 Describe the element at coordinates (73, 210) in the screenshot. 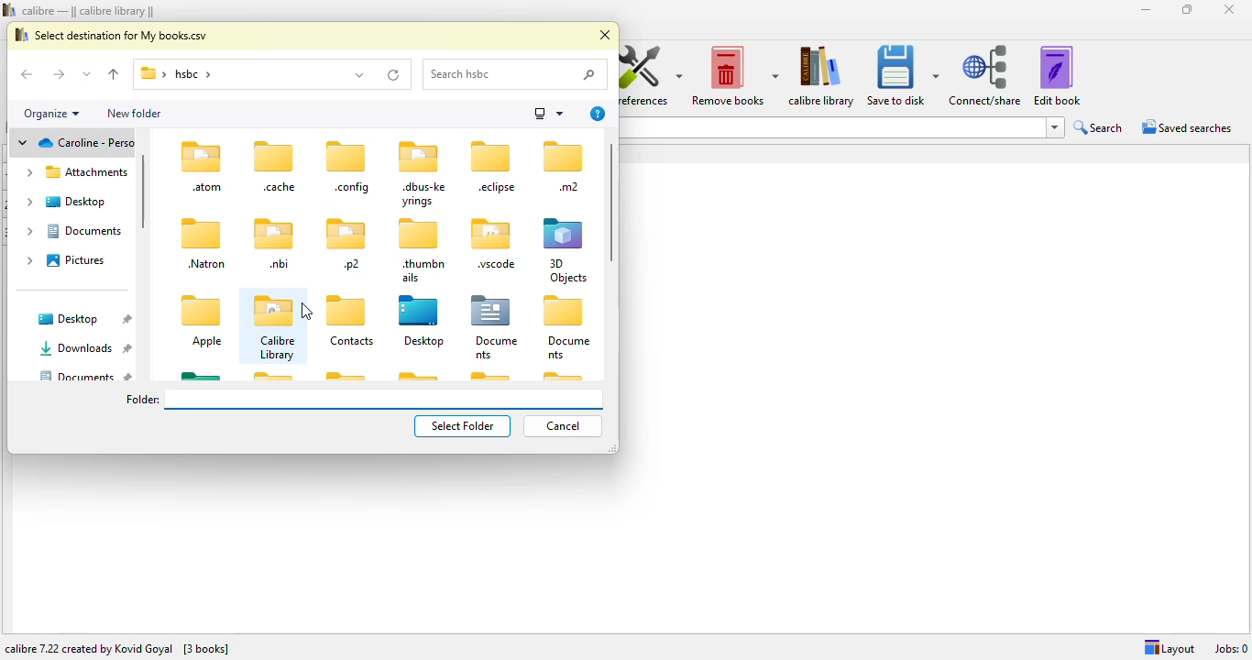

I see `folders` at that location.